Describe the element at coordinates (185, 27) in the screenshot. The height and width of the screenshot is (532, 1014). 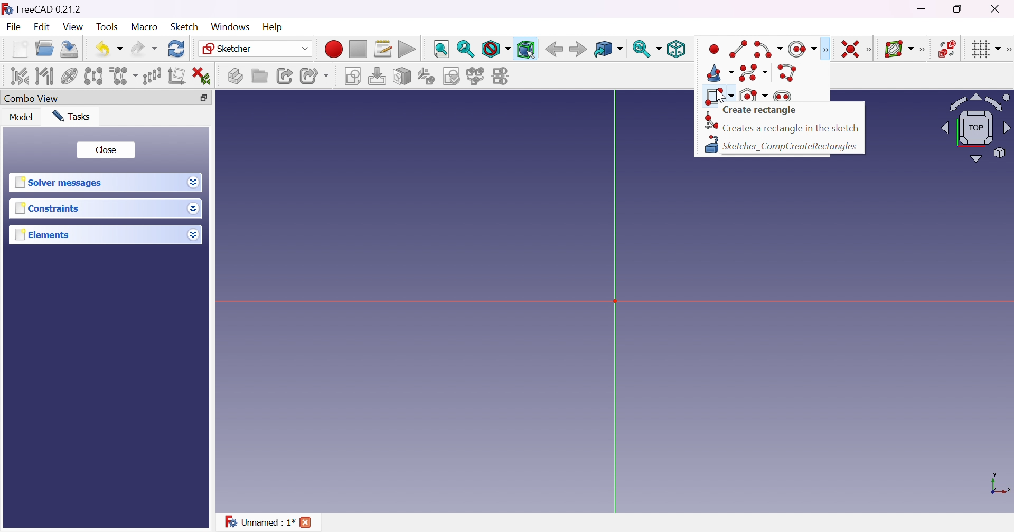
I see `Sketch` at that location.